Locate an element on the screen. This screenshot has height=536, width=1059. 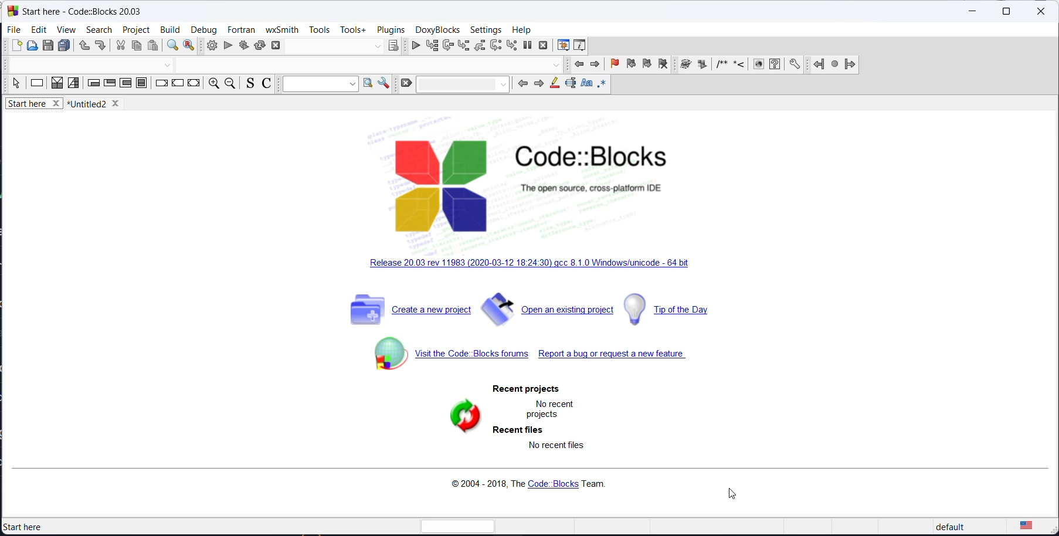
maximize is located at coordinates (1005, 12).